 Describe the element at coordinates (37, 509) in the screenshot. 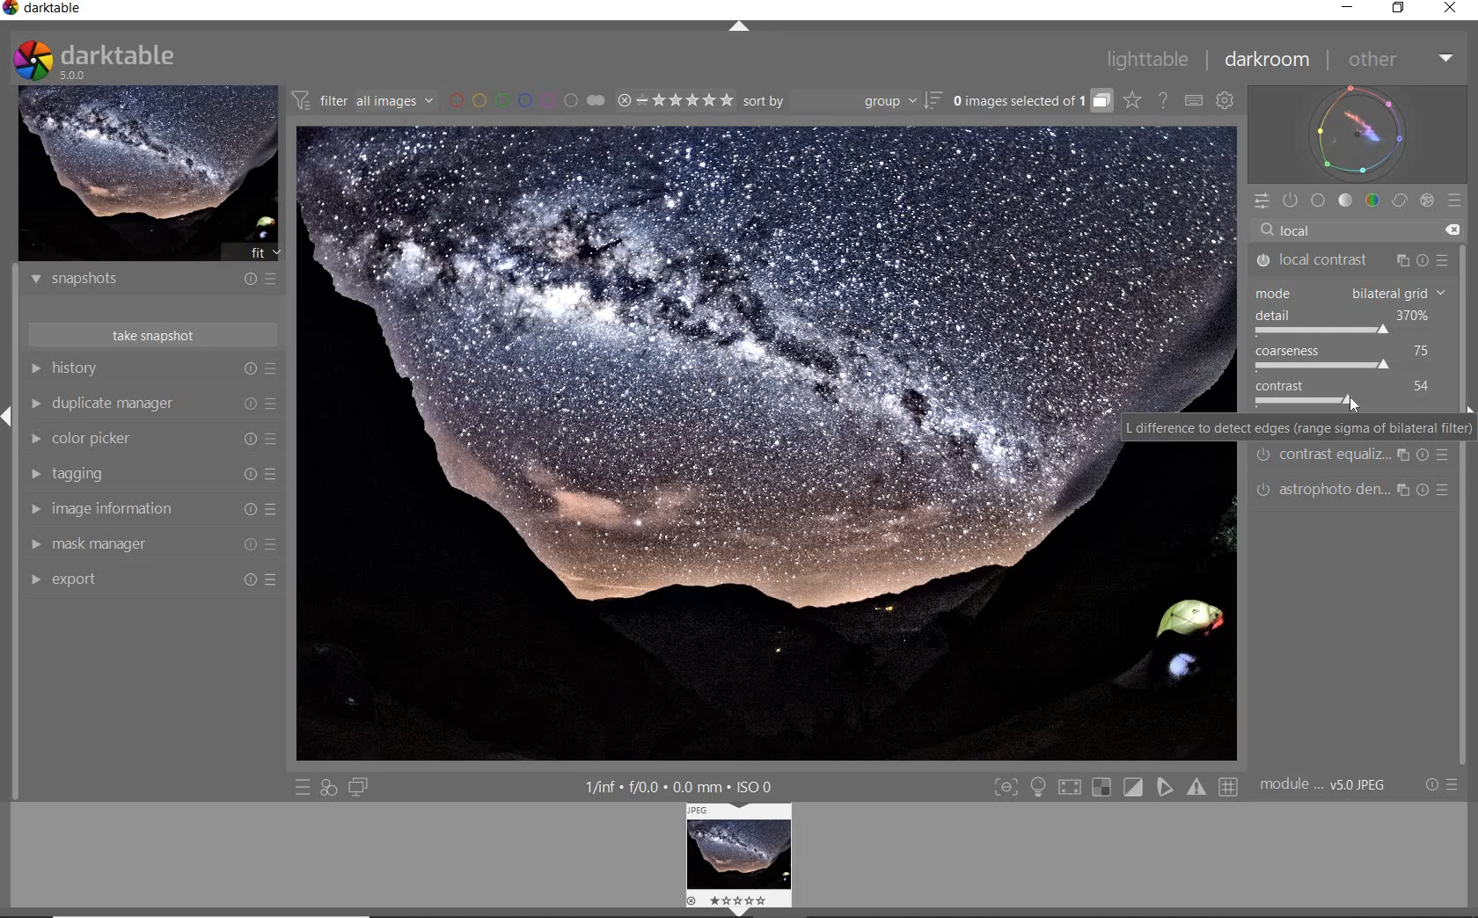

I see `IMAGE INFORMATION` at that location.